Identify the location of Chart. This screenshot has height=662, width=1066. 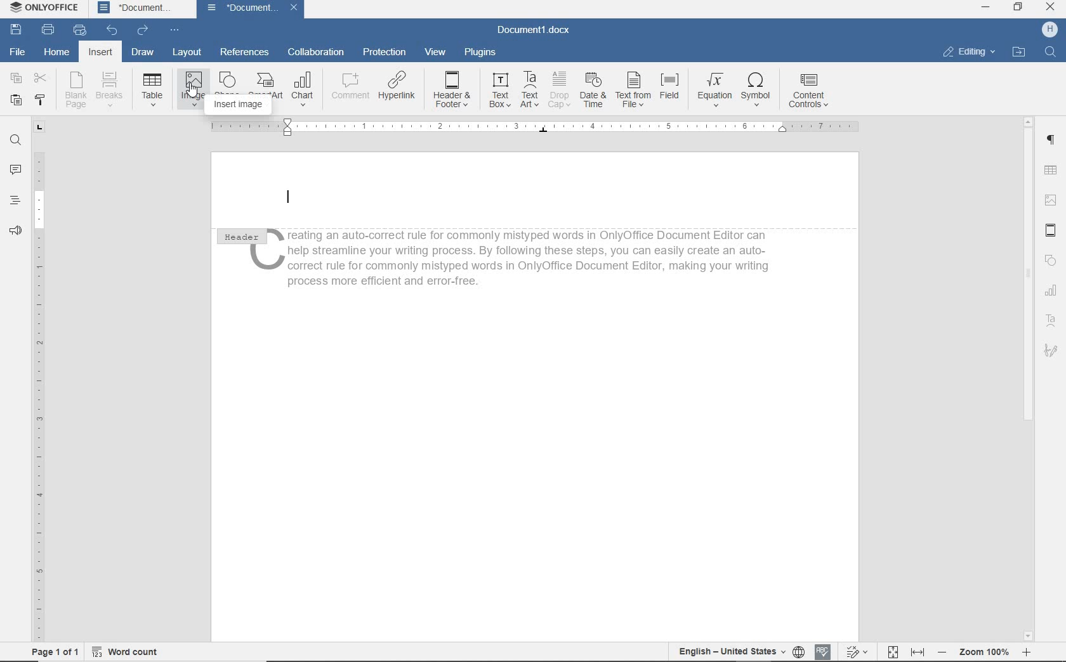
(1053, 291).